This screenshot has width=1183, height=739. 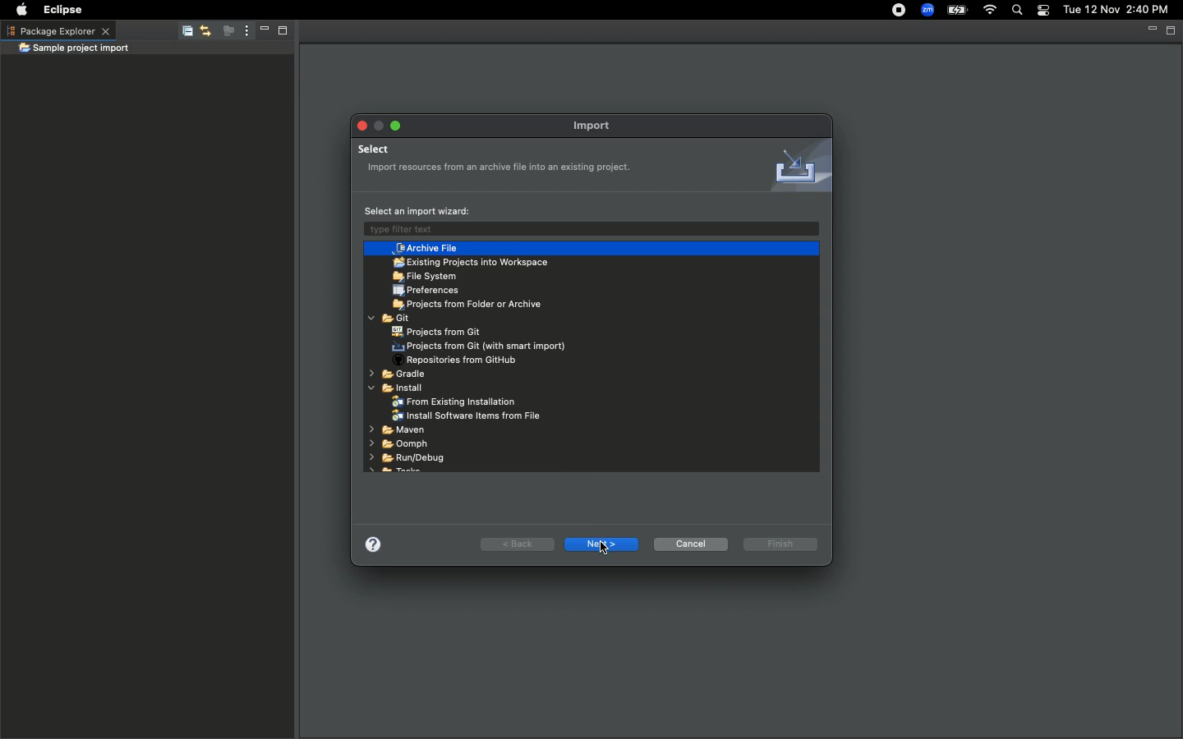 What do you see at coordinates (691, 544) in the screenshot?
I see `Cancel` at bounding box center [691, 544].